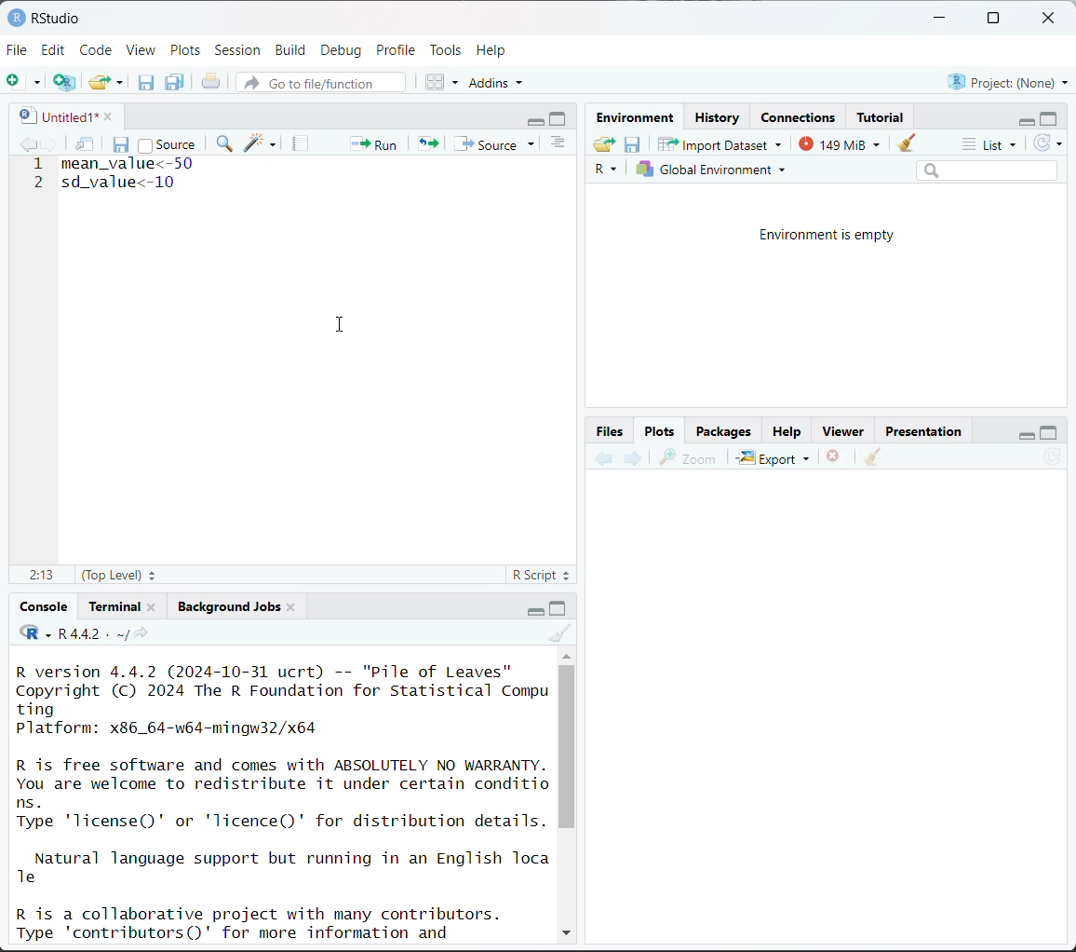 Image resolution: width=1076 pixels, height=952 pixels. I want to click on , so click(612, 430).